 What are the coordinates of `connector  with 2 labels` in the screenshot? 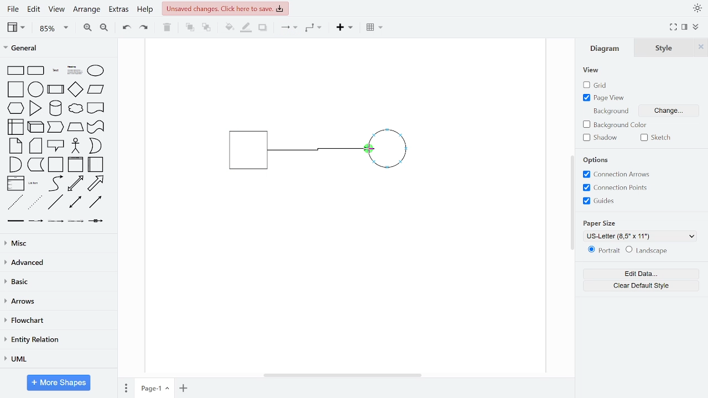 It's located at (56, 221).